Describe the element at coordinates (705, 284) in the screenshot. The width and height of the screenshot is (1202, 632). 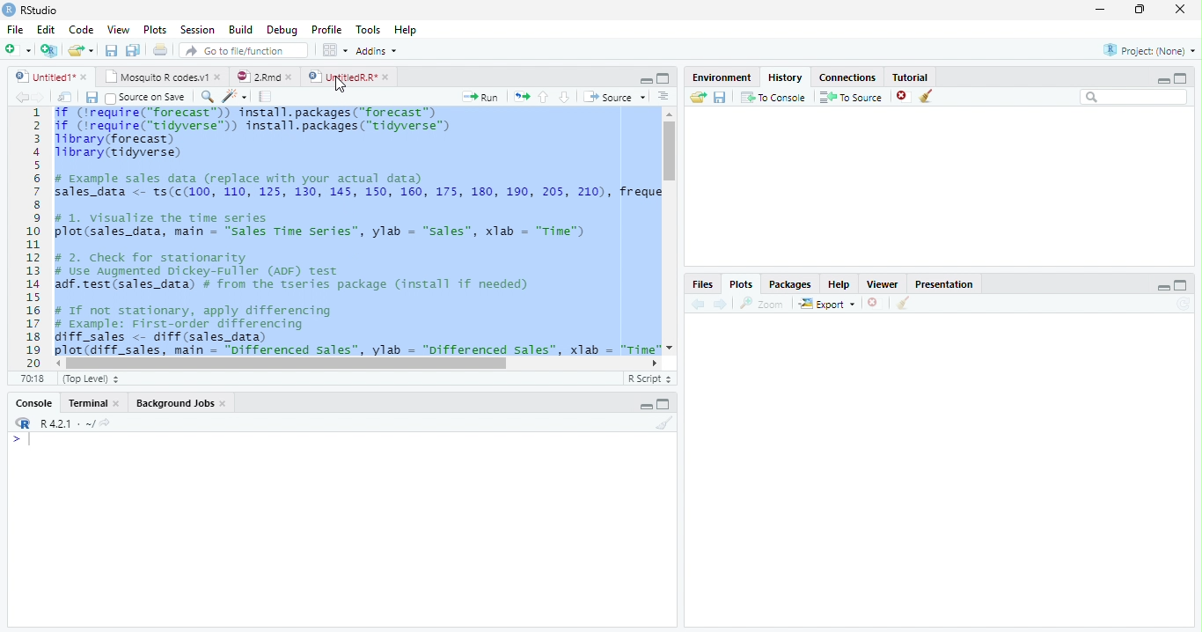
I see `Files` at that location.